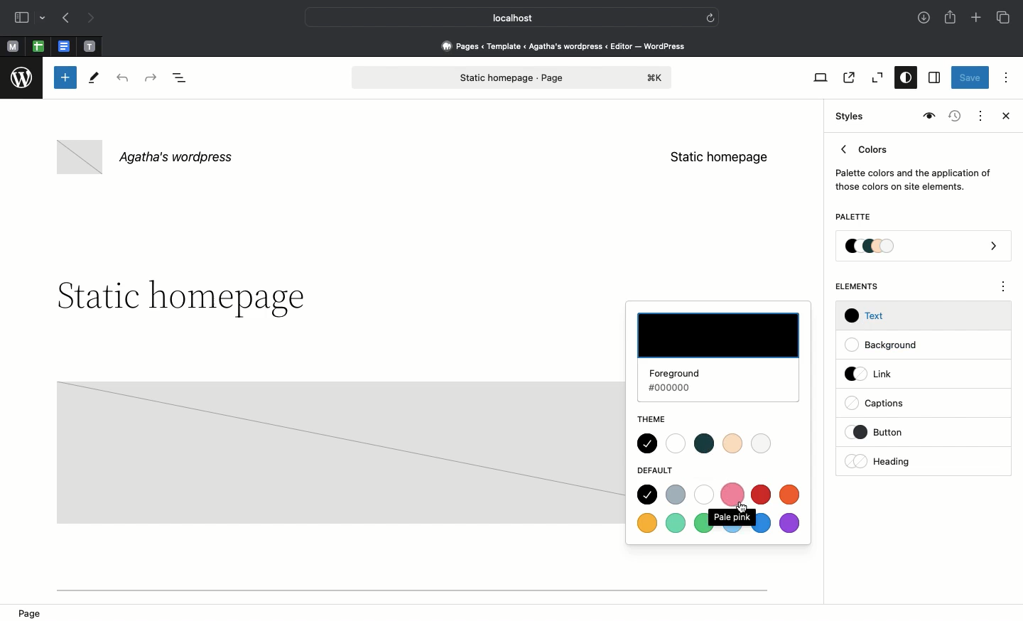  I want to click on Pinned tab, so click(90, 47).